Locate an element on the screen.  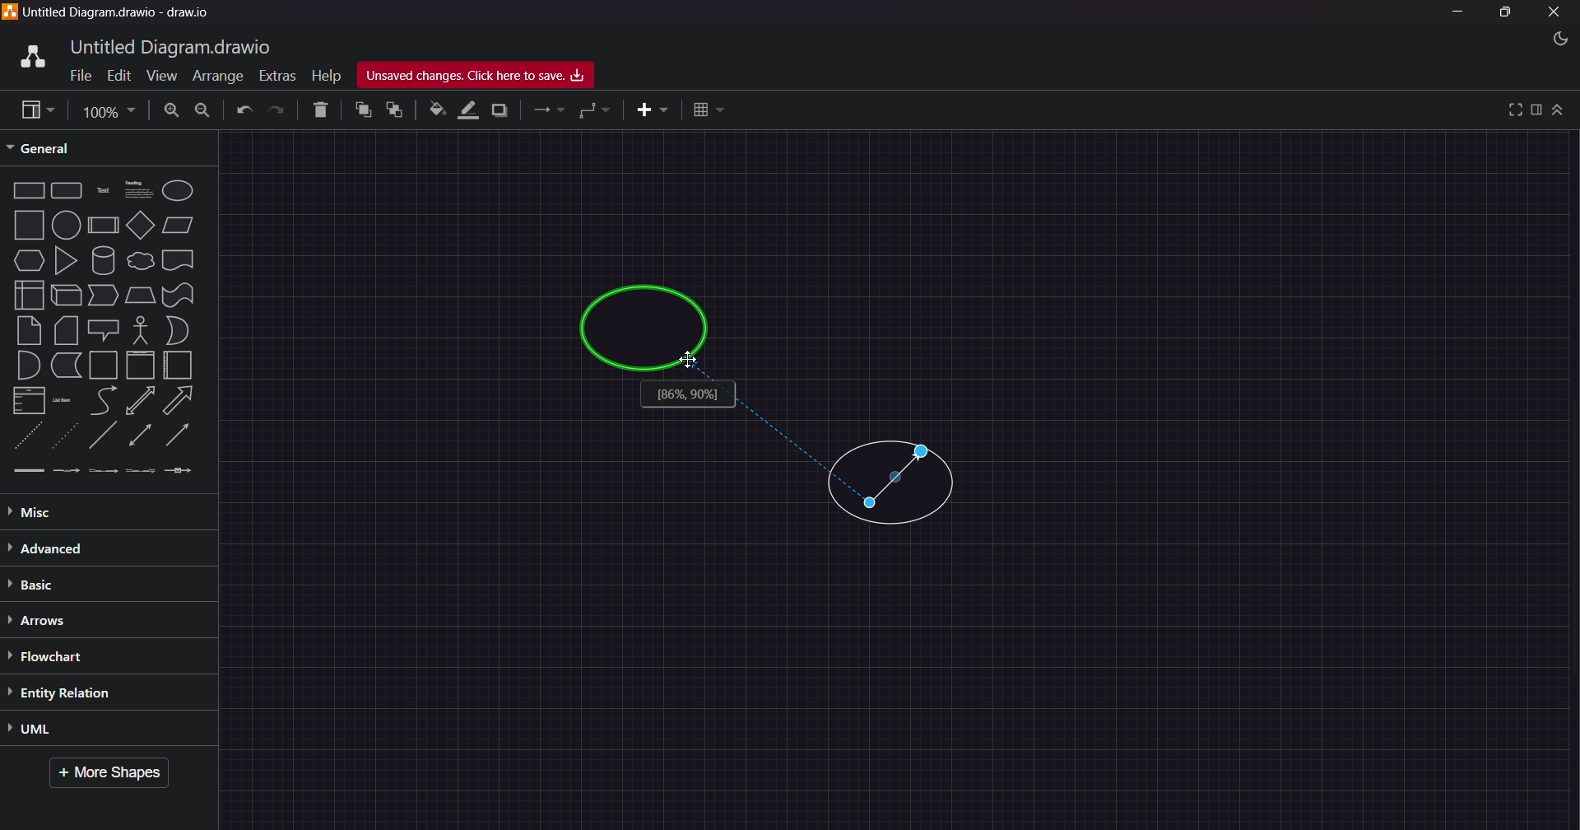
to back is located at coordinates (392, 111).